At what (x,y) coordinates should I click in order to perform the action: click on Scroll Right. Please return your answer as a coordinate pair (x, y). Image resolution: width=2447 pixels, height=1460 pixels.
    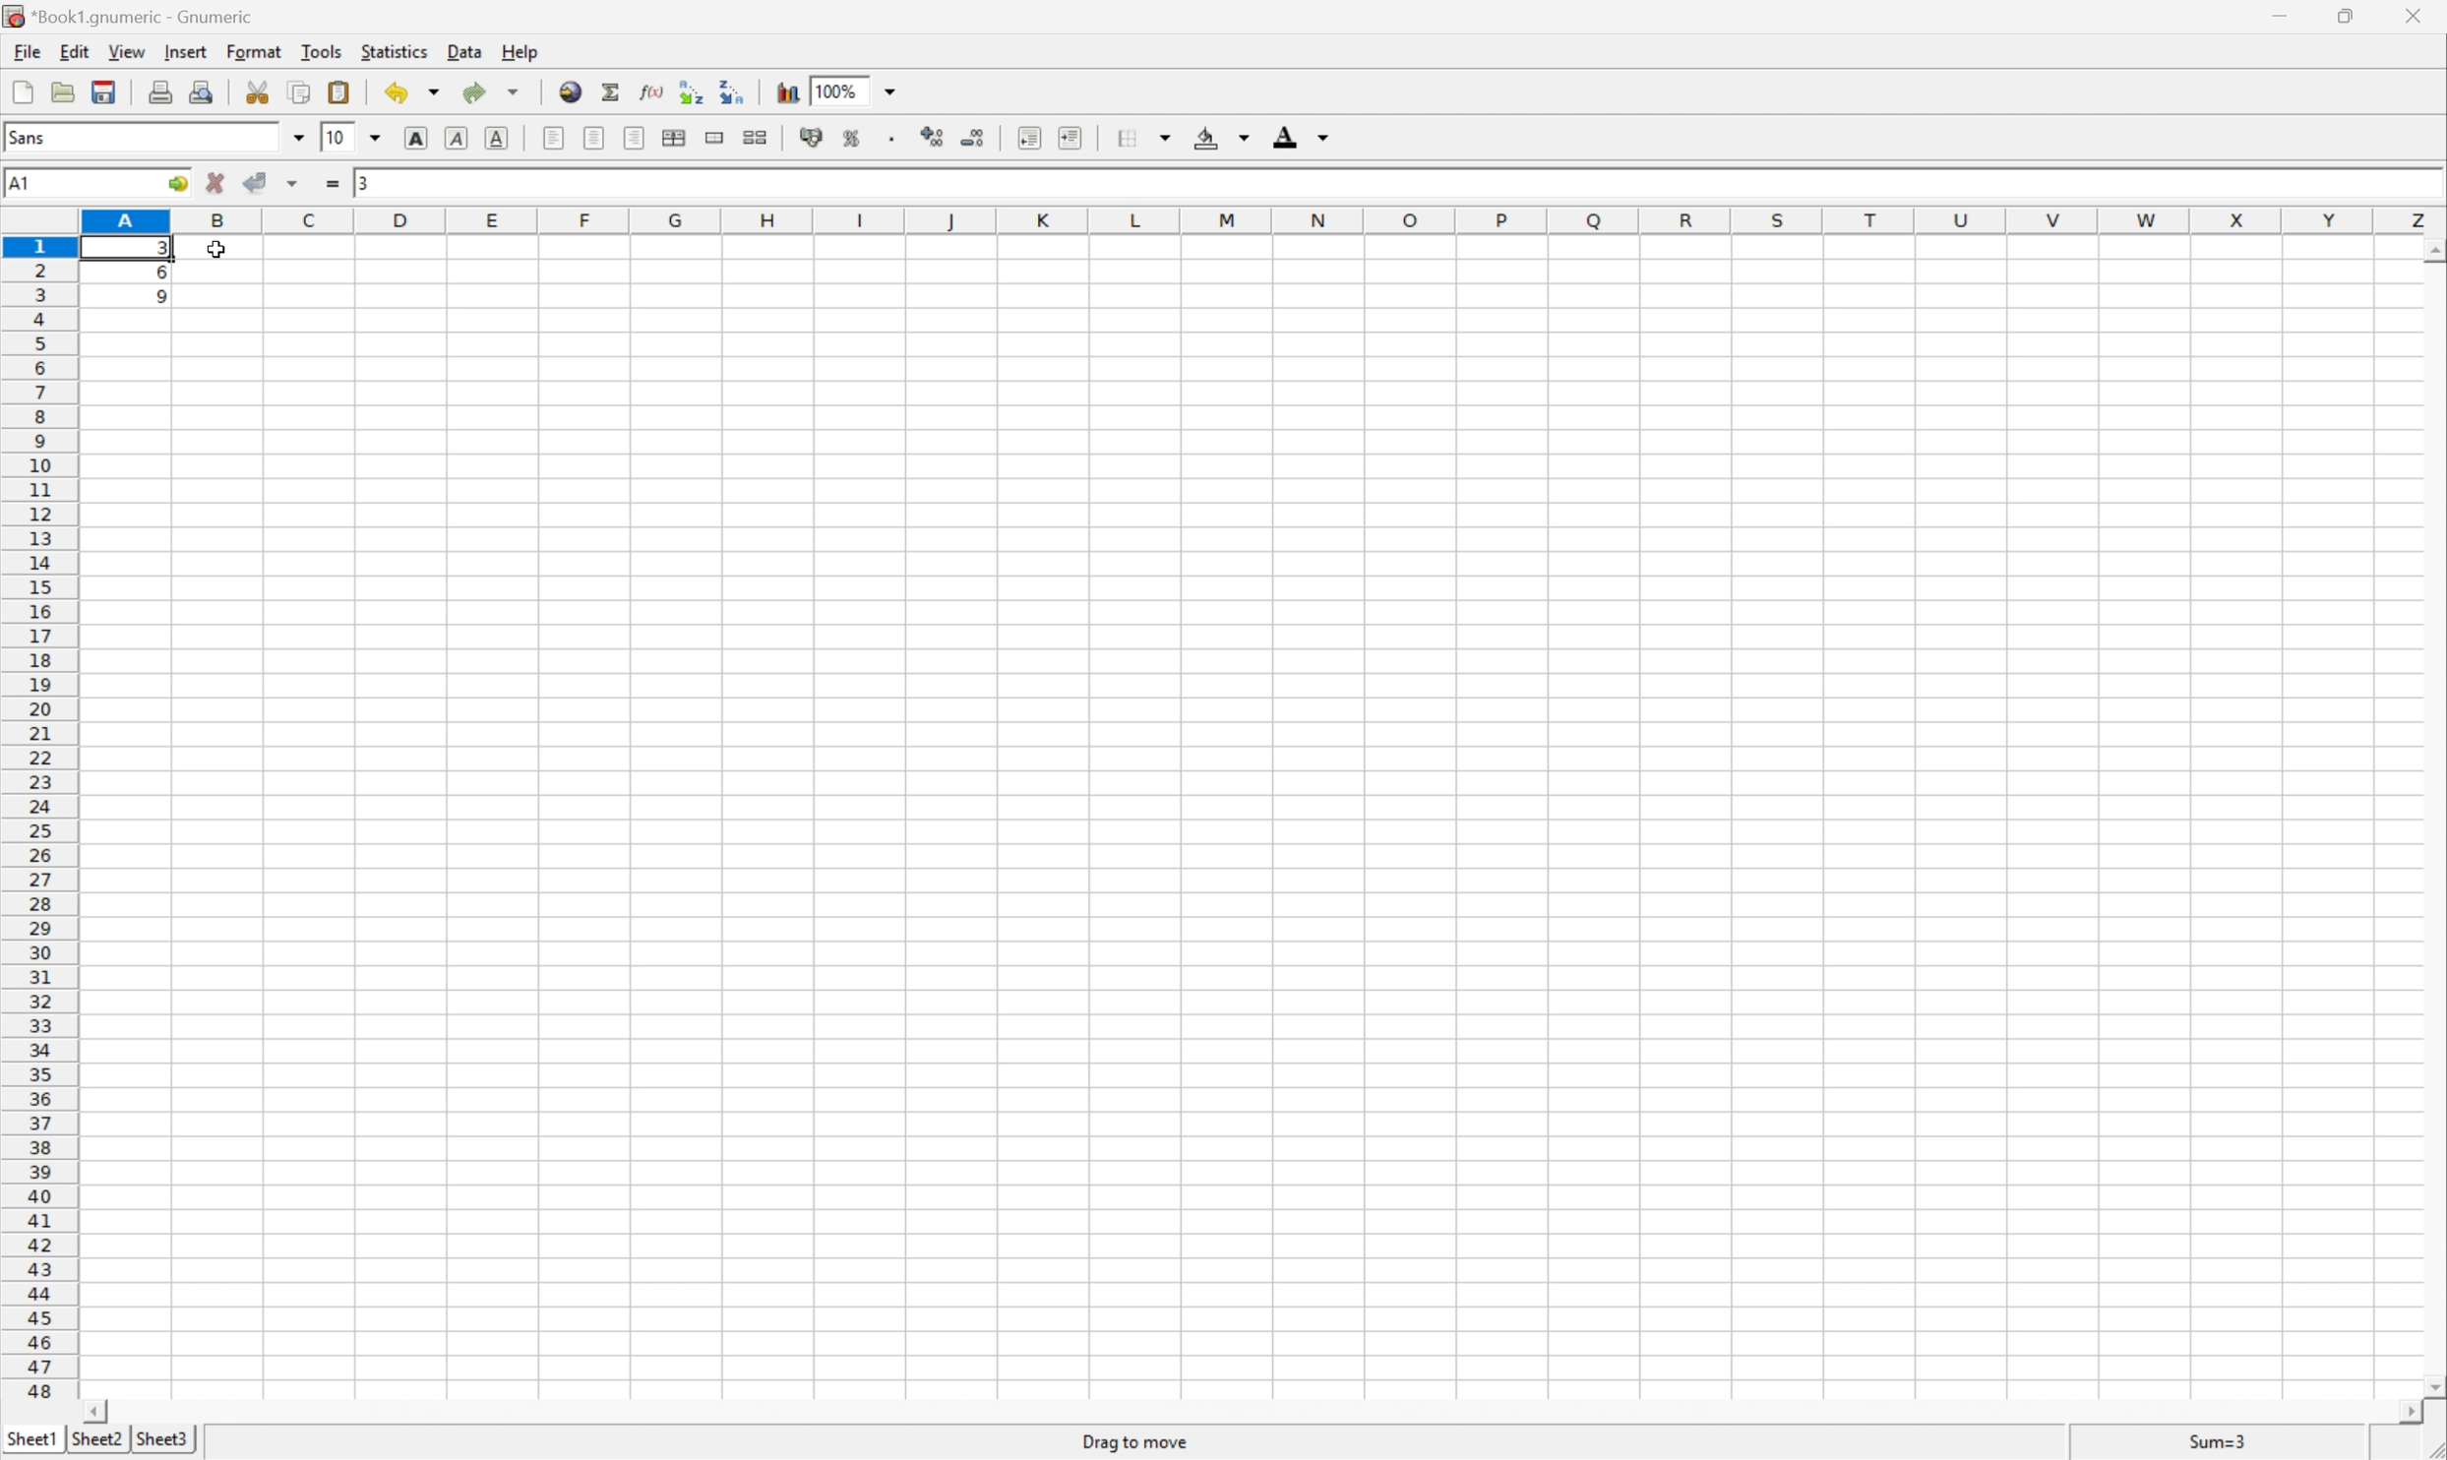
    Looking at the image, I should click on (2403, 1413).